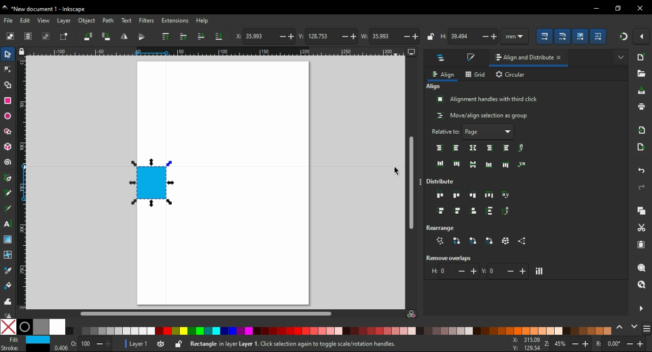 Image resolution: width=652 pixels, height=352 pixels. What do you see at coordinates (10, 178) in the screenshot?
I see `pen tool` at bounding box center [10, 178].